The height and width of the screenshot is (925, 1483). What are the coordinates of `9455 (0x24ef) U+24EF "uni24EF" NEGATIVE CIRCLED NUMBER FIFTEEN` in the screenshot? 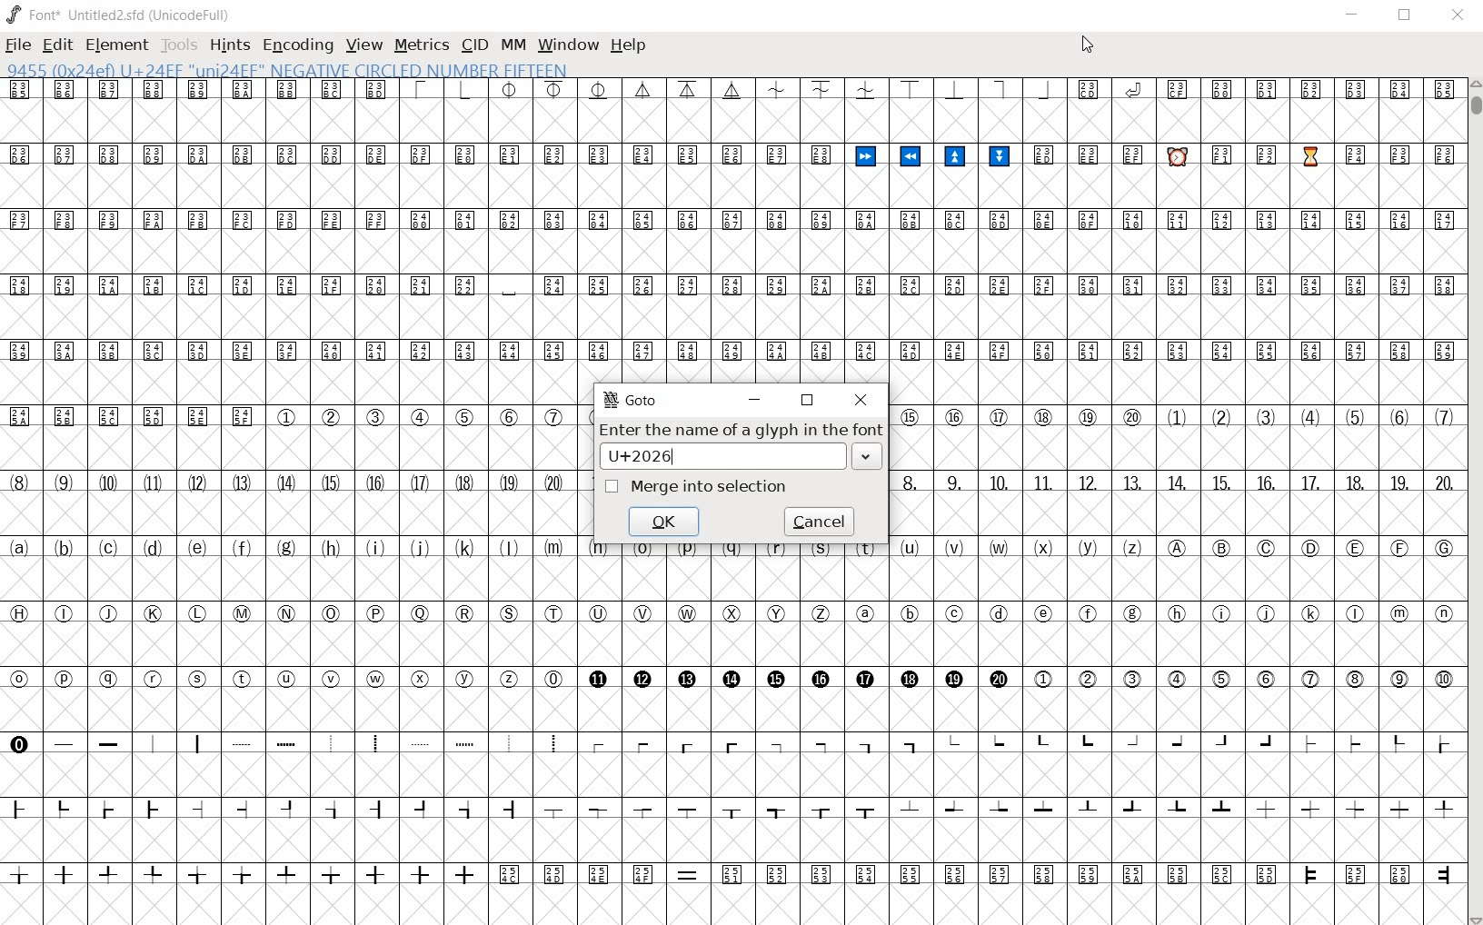 It's located at (287, 69).